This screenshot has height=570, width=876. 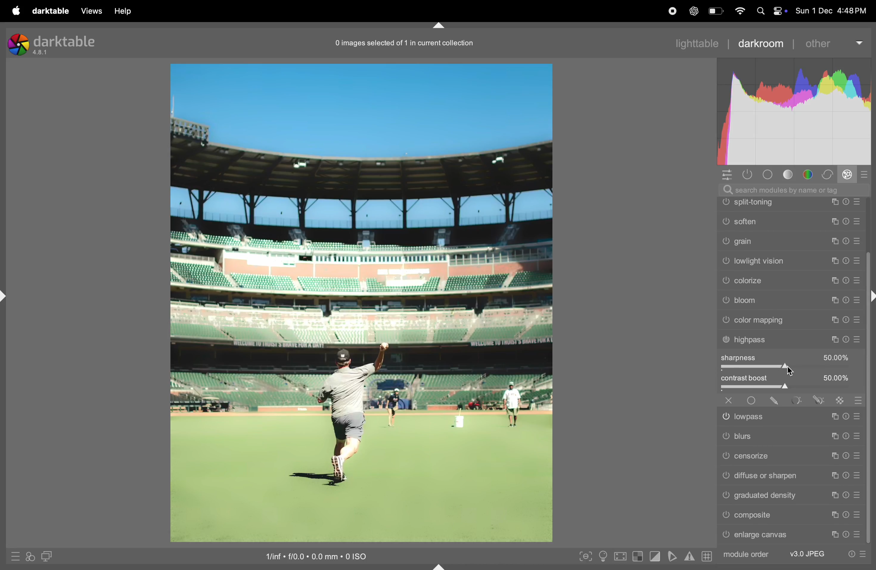 What do you see at coordinates (830, 44) in the screenshot?
I see `other` at bounding box center [830, 44].